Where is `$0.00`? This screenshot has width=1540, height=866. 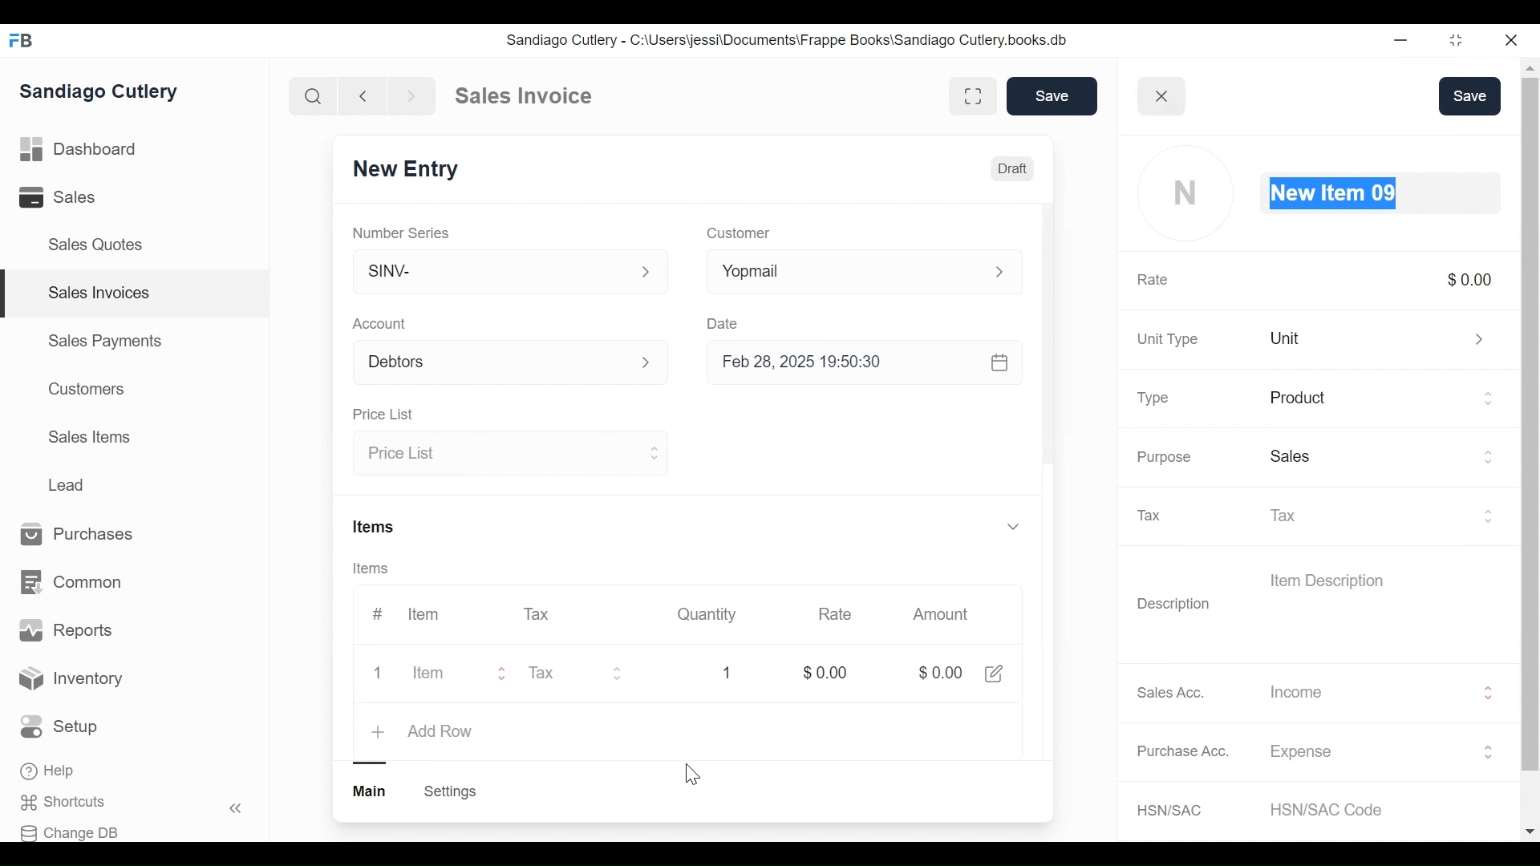 $0.00 is located at coordinates (821, 670).